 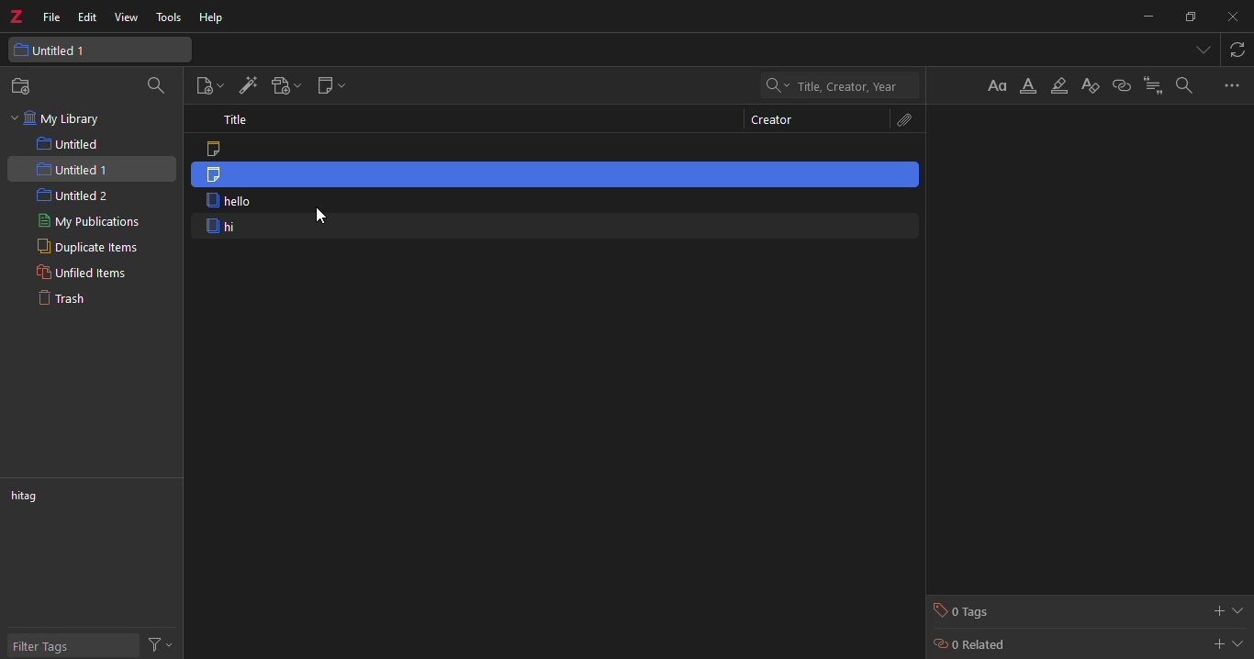 What do you see at coordinates (1213, 642) in the screenshot?
I see `add` at bounding box center [1213, 642].